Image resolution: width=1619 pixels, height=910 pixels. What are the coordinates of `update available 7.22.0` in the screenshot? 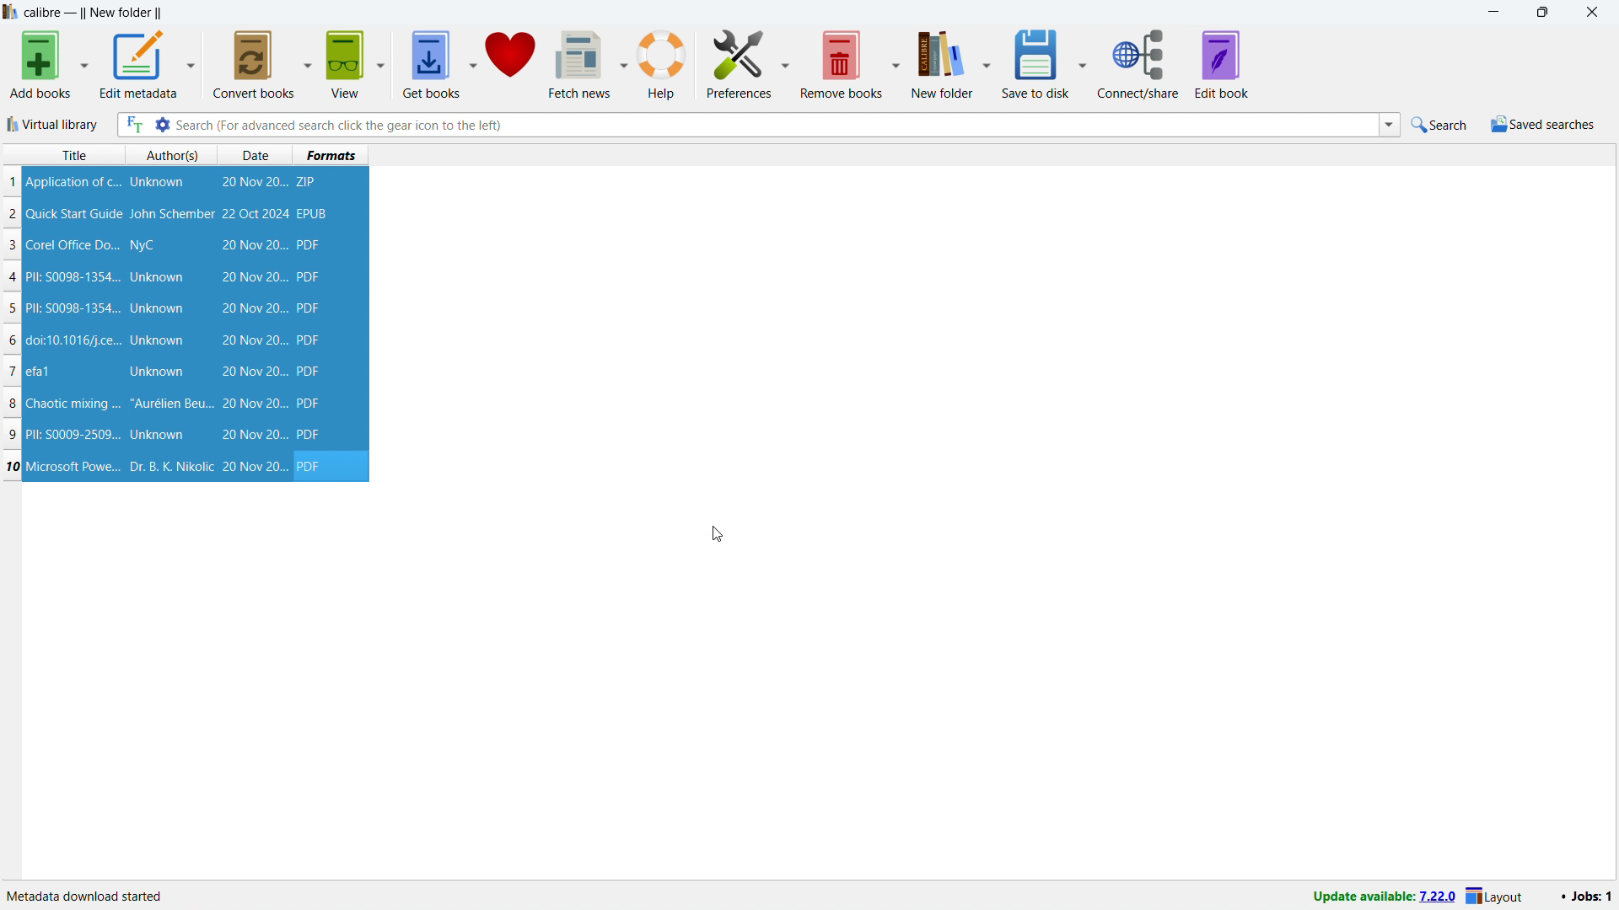 It's located at (1374, 897).